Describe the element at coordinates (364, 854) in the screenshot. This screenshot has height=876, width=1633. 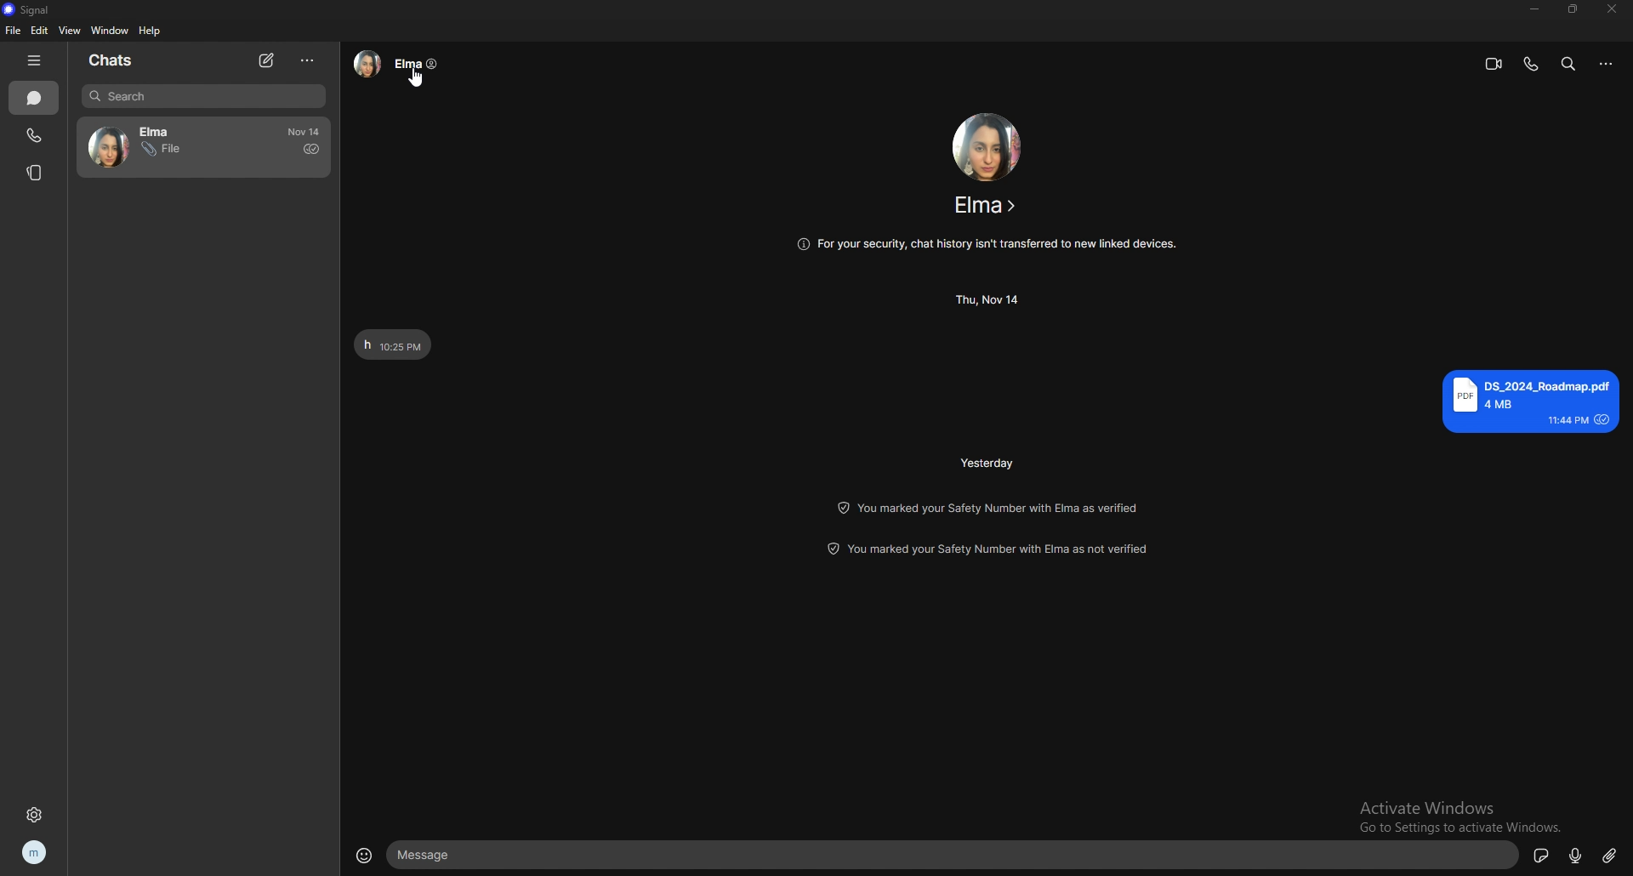
I see `emoji` at that location.